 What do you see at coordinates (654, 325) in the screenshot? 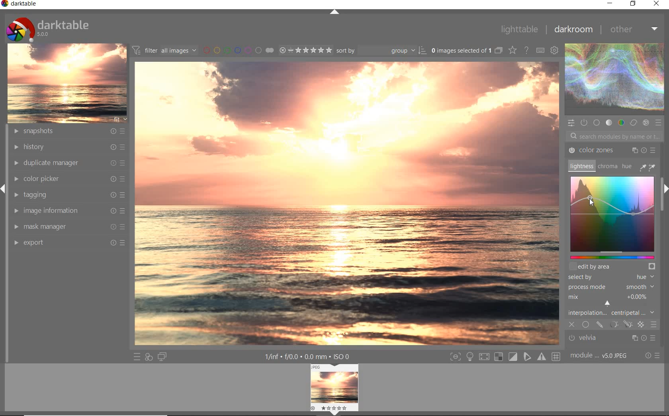
I see `BLENDING OPTIONS` at bounding box center [654, 325].